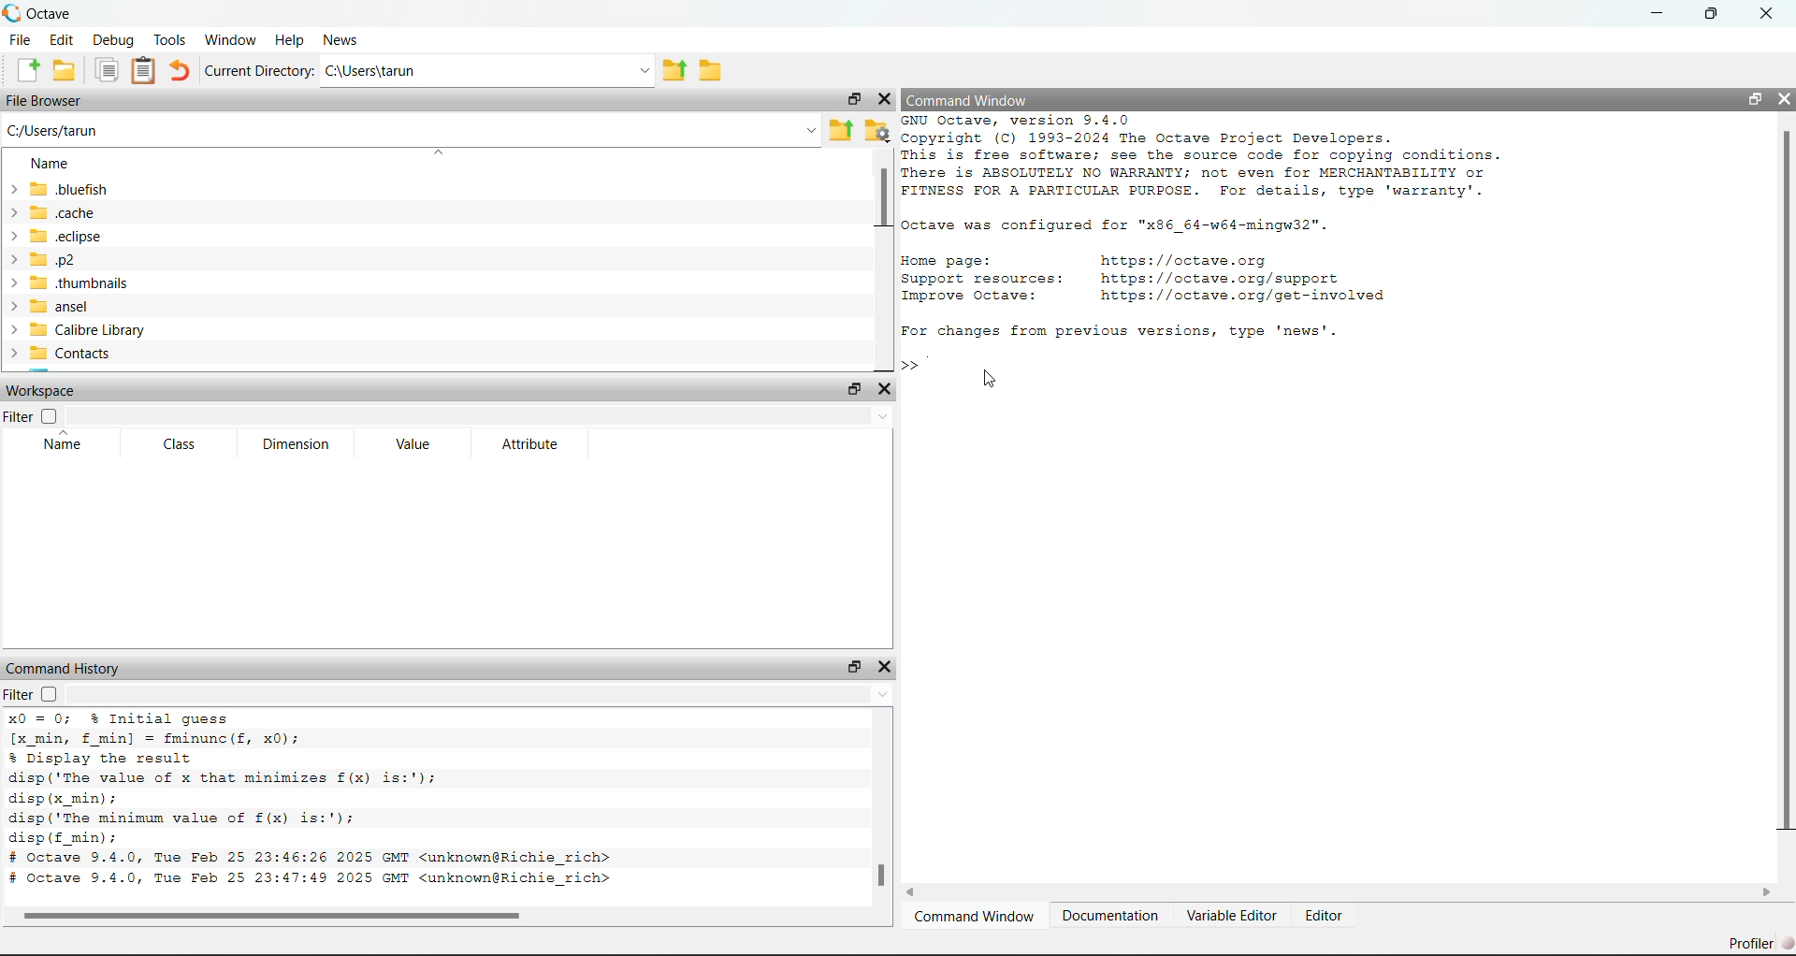  Describe the element at coordinates (486, 71) in the screenshot. I see `C:/Users/tarun` at that location.